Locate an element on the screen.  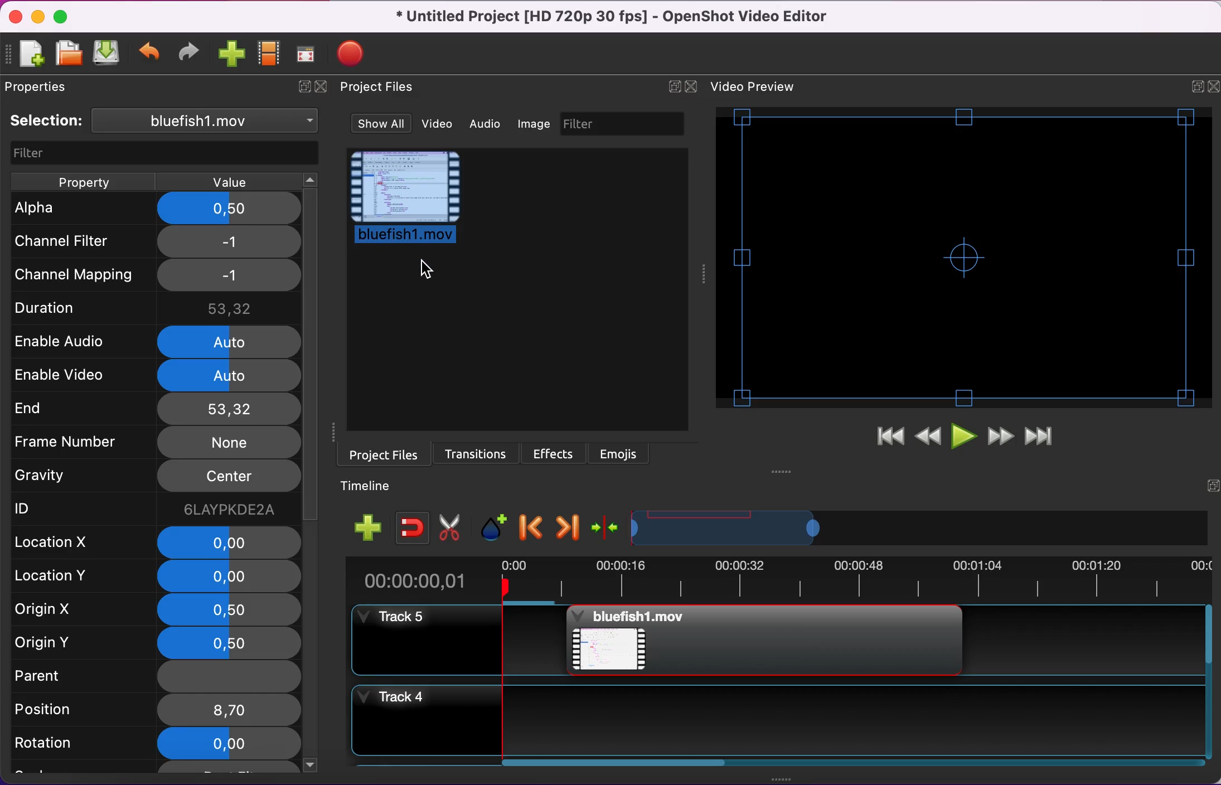
center is located at coordinates (227, 477).